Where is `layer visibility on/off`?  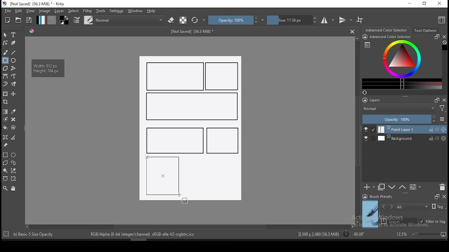
layer visibility on/off is located at coordinates (369, 129).